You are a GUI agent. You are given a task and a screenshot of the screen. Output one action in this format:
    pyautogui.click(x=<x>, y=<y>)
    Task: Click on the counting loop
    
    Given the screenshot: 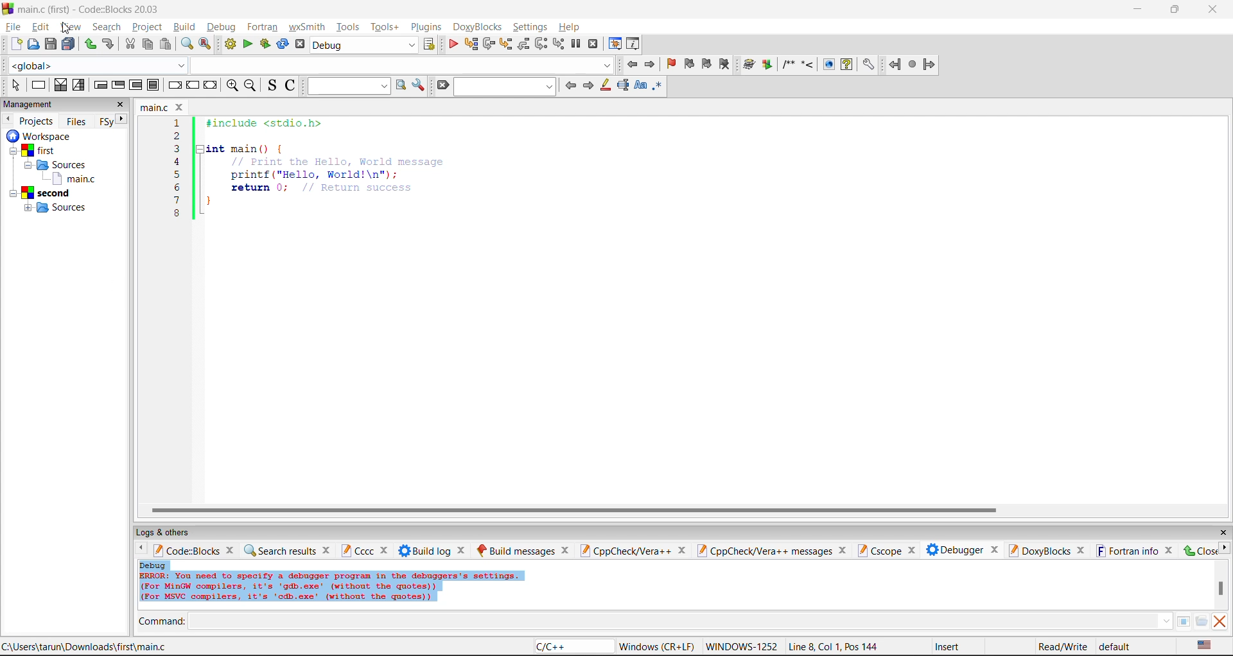 What is the action you would take?
    pyautogui.click(x=136, y=85)
    